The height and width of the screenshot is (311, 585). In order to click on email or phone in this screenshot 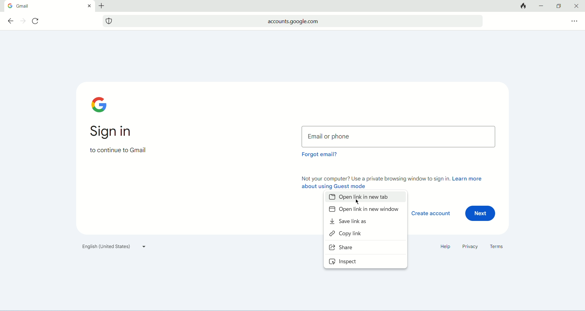, I will do `click(399, 136)`.